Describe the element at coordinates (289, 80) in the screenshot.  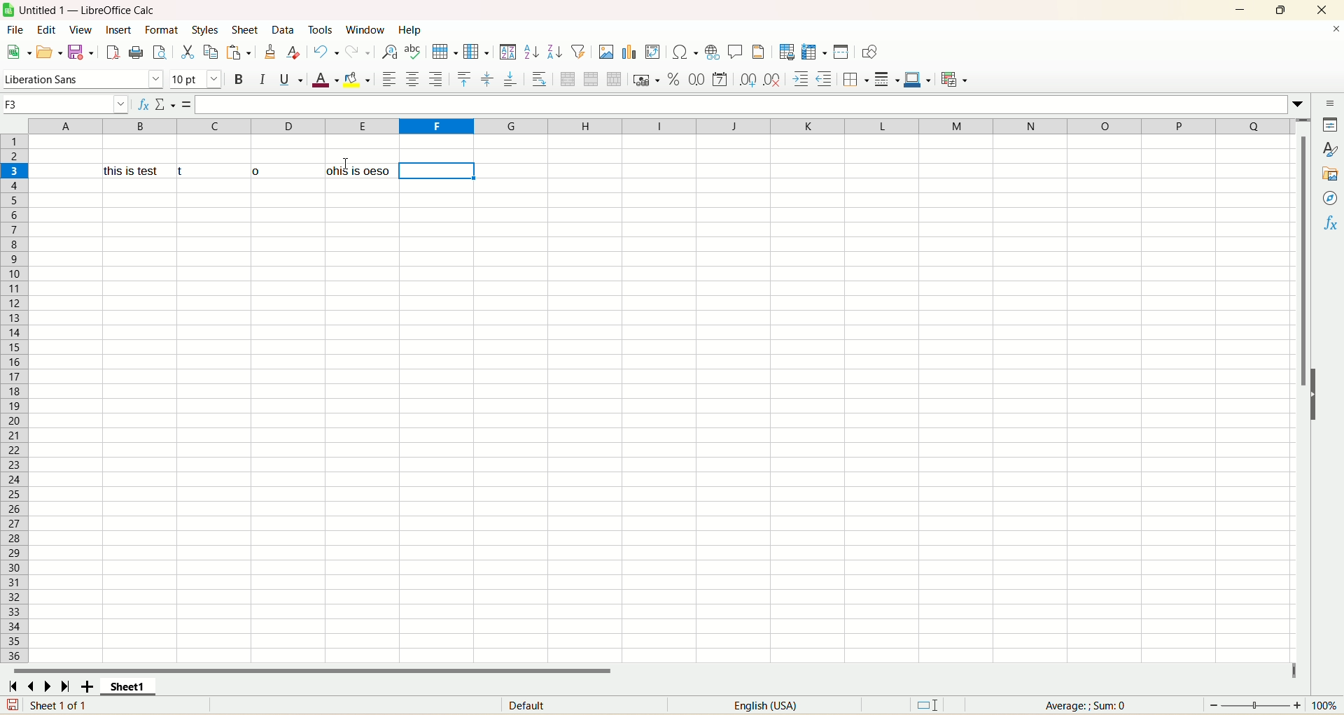
I see `underline` at that location.